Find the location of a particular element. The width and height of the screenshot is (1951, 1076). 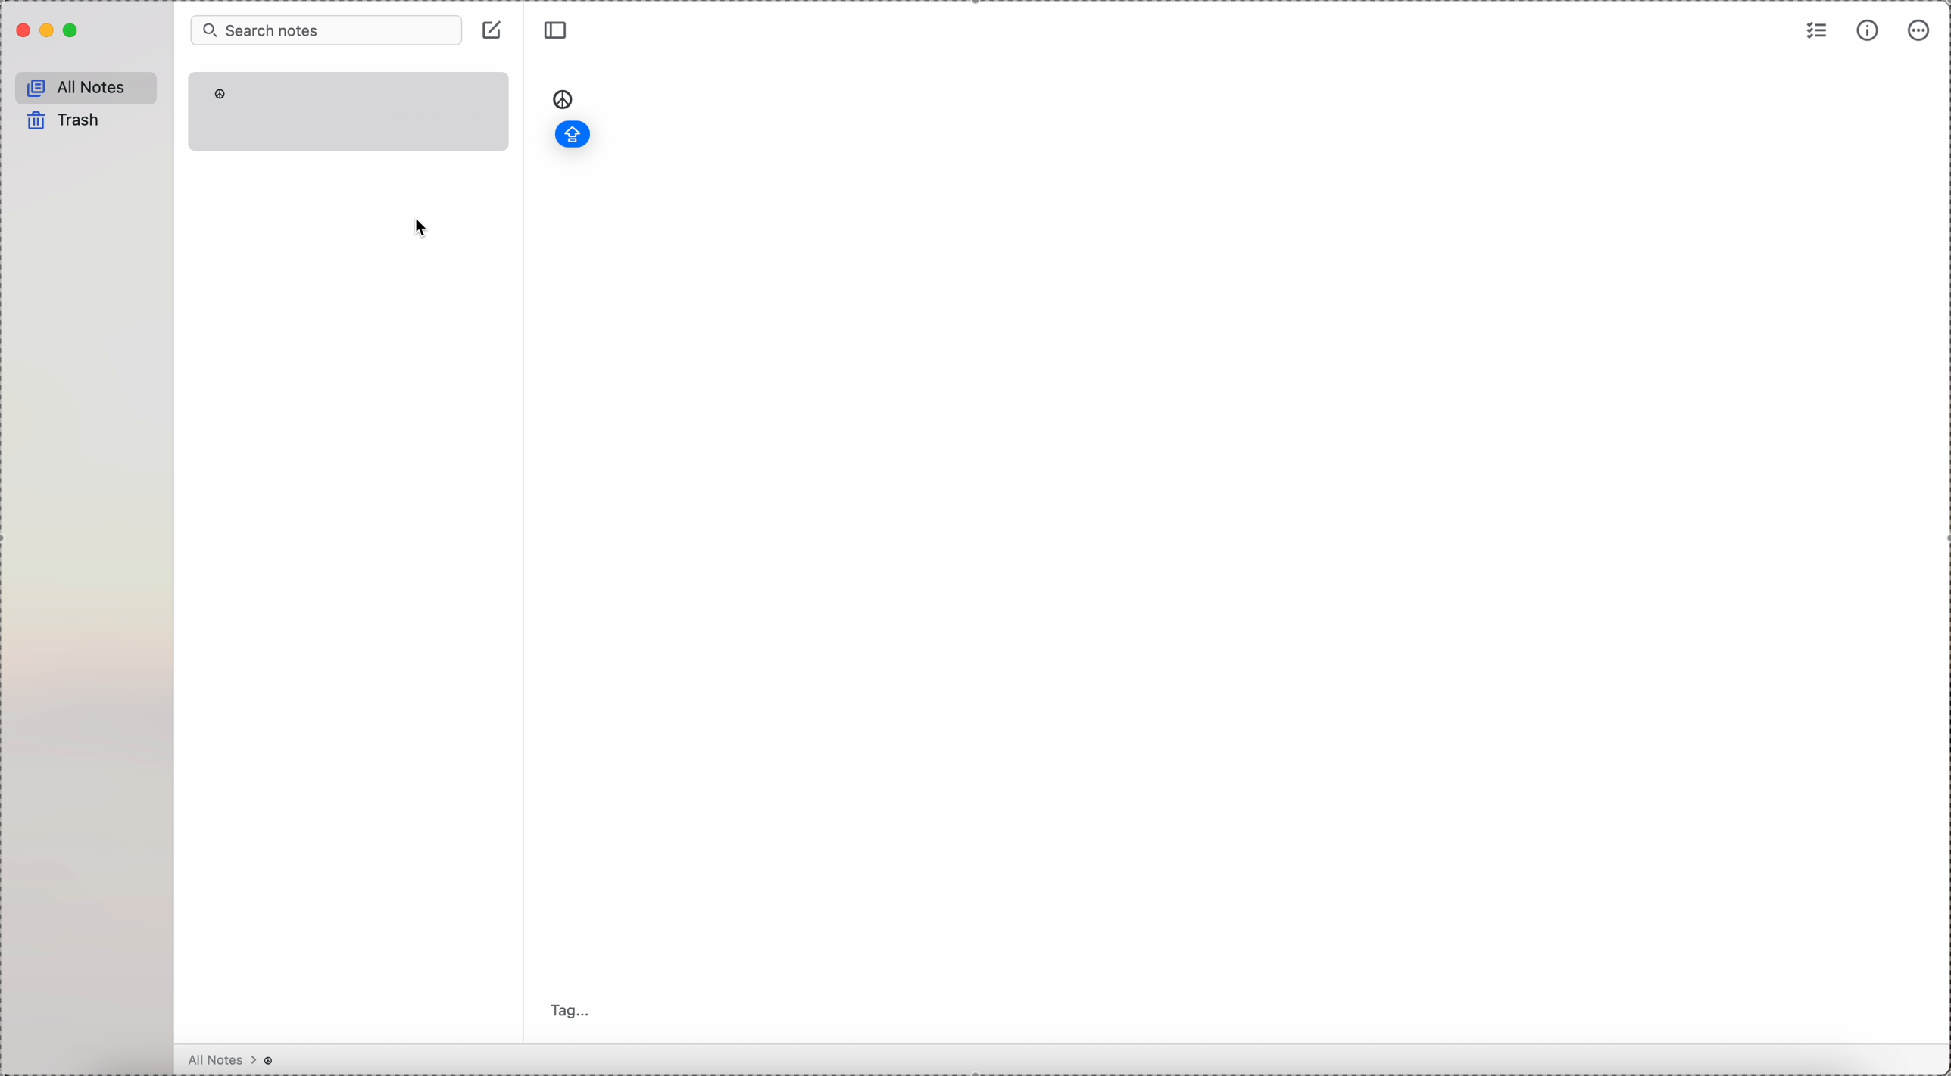

toggle sidebar is located at coordinates (556, 31).